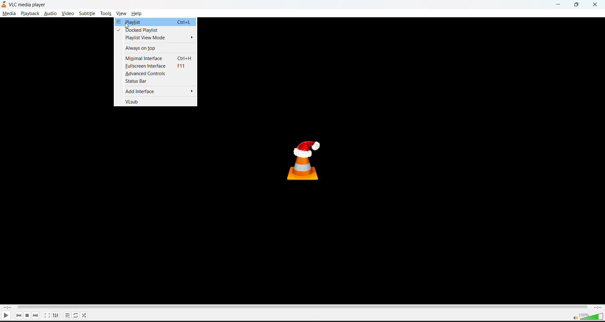 The image size is (605, 322). I want to click on media, so click(10, 14).